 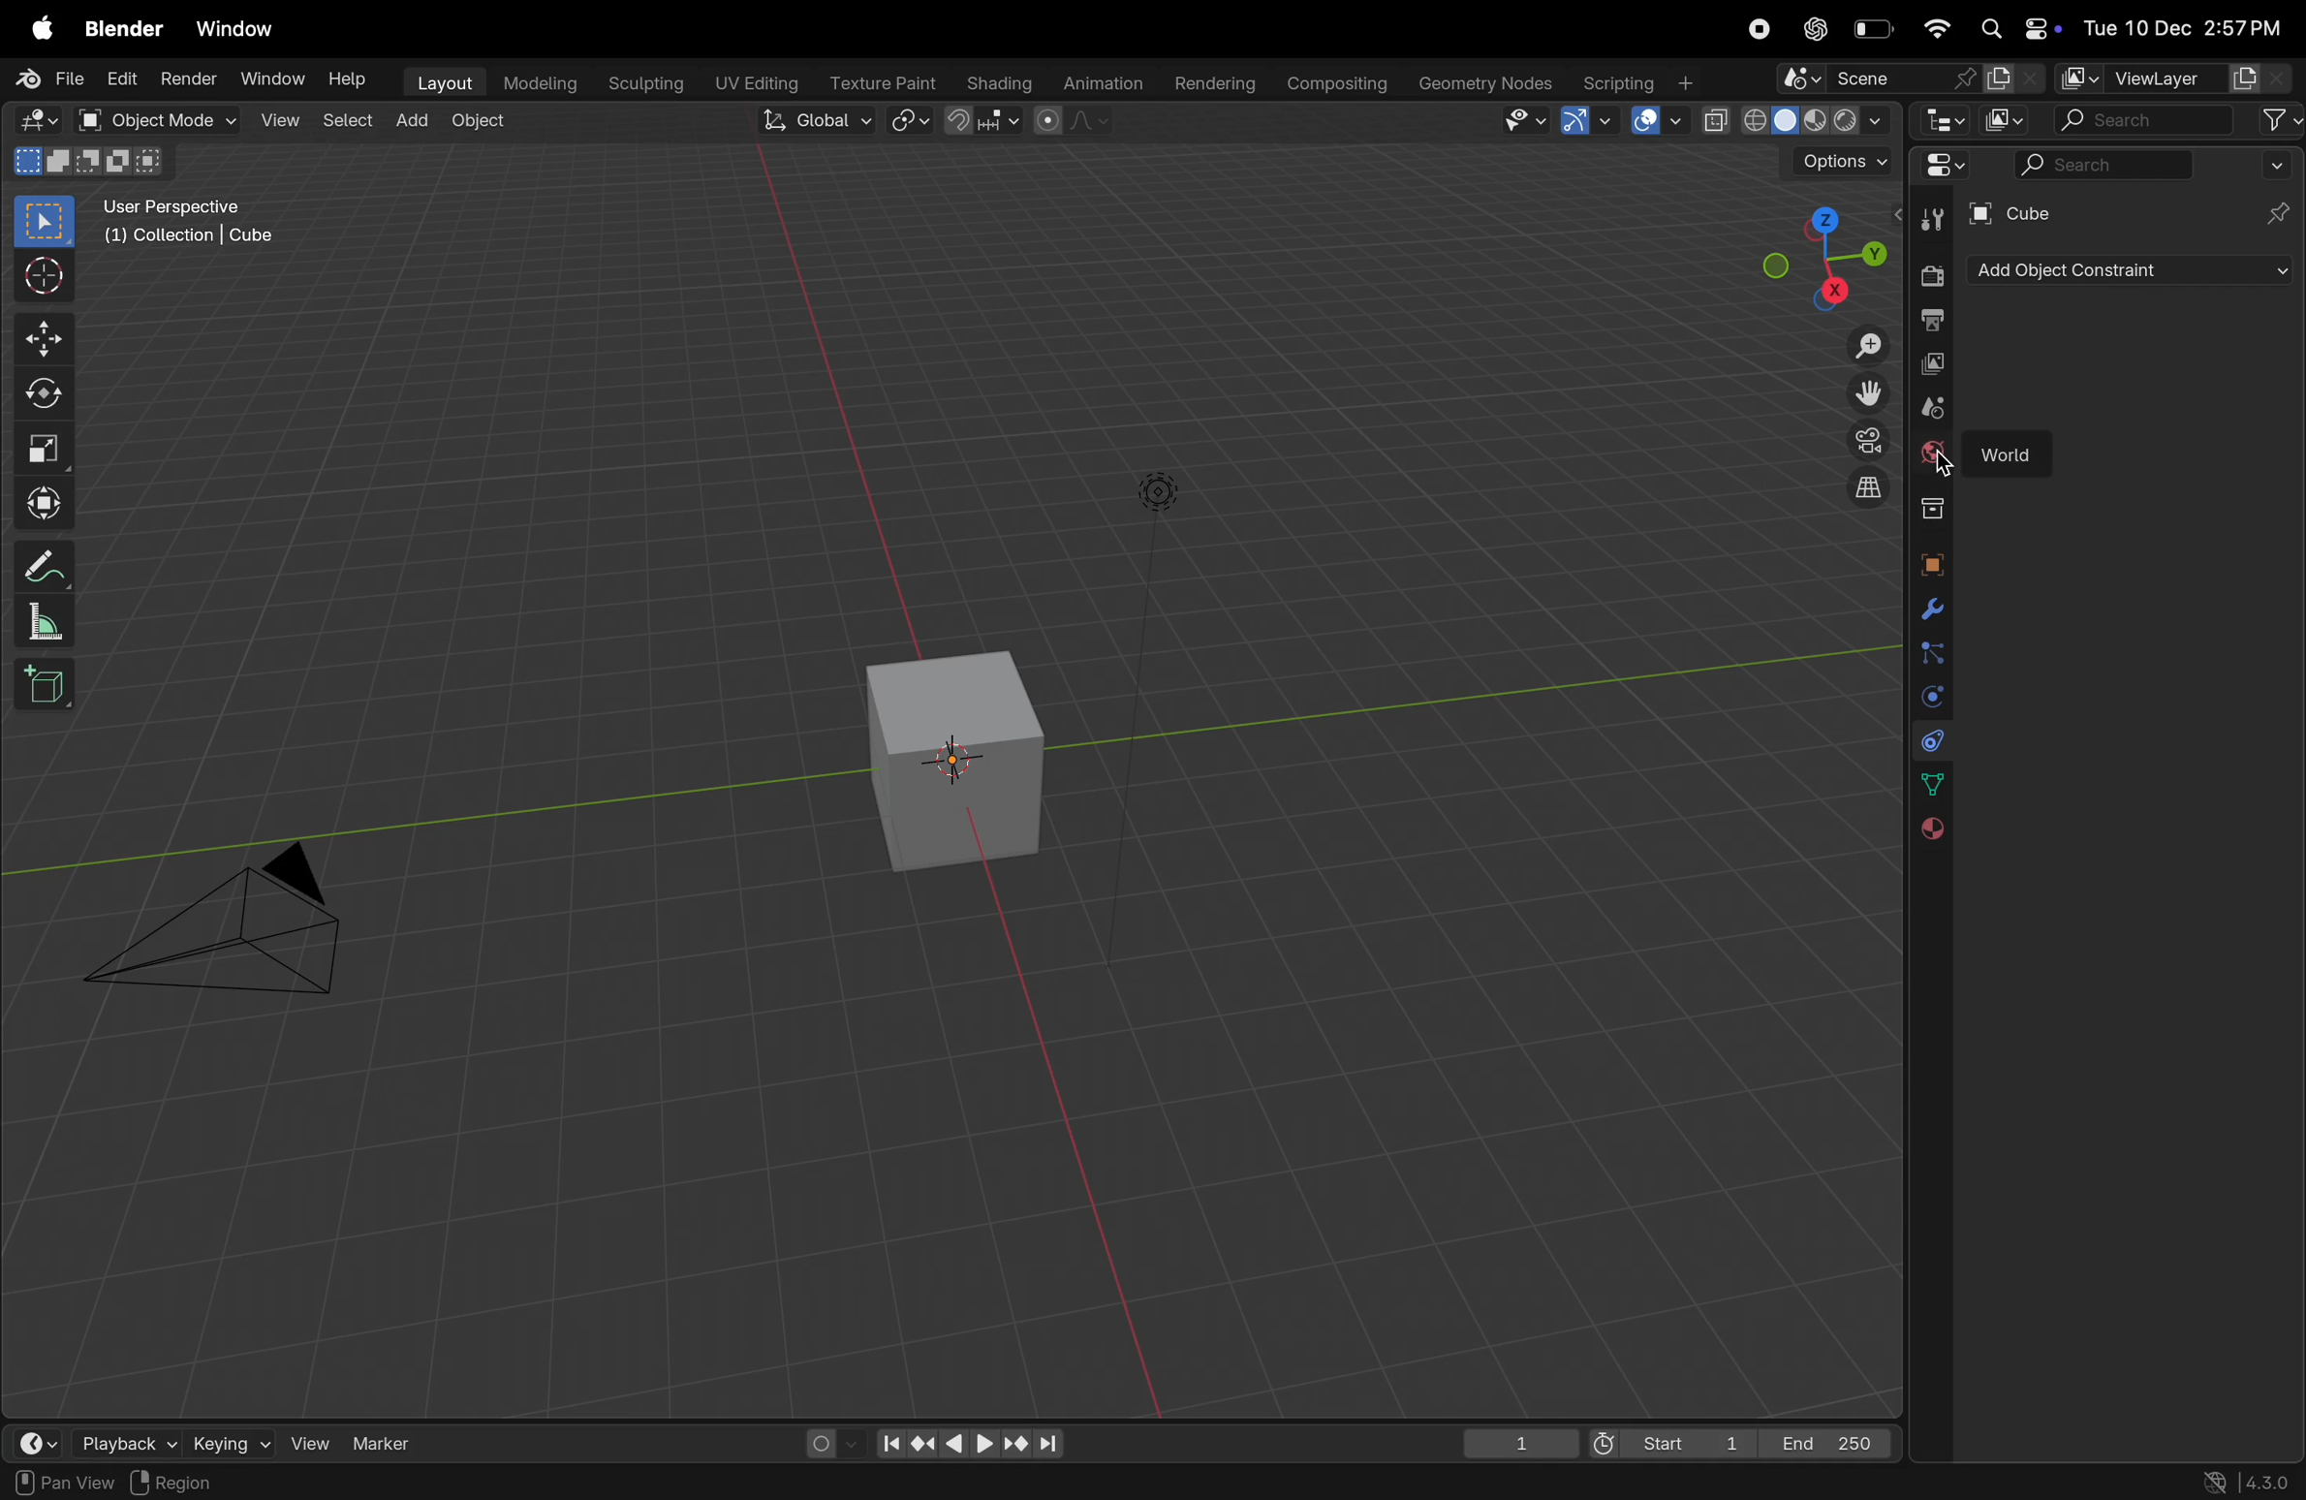 What do you see at coordinates (1486, 83) in the screenshot?
I see `Geometry name` at bounding box center [1486, 83].